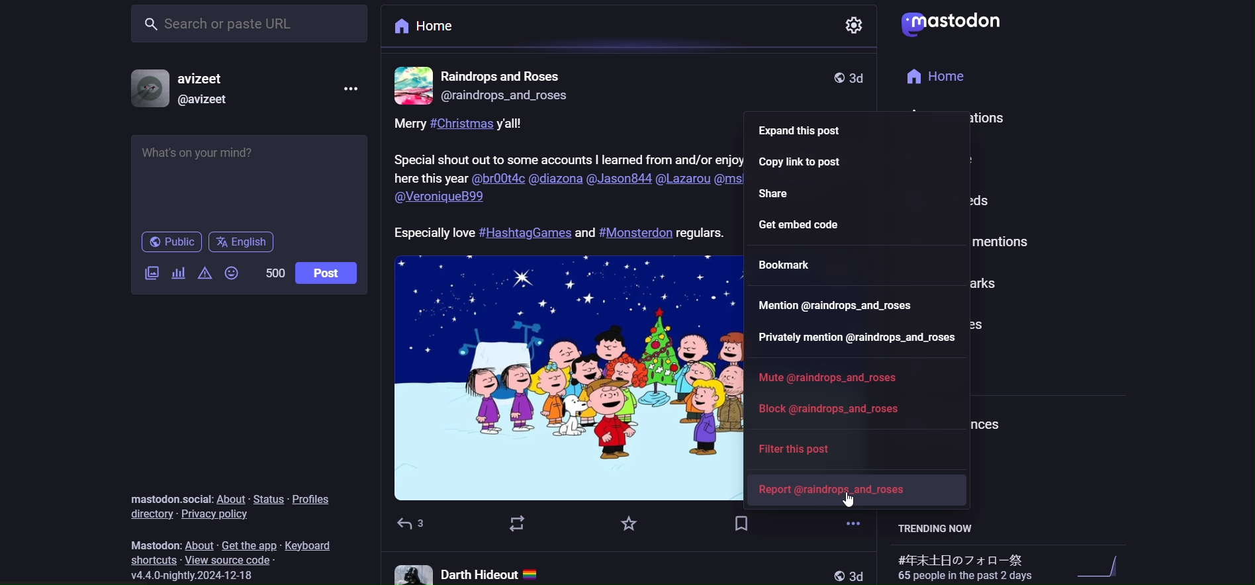 The width and height of the screenshot is (1255, 585). What do you see at coordinates (217, 516) in the screenshot?
I see `privacy policy` at bounding box center [217, 516].